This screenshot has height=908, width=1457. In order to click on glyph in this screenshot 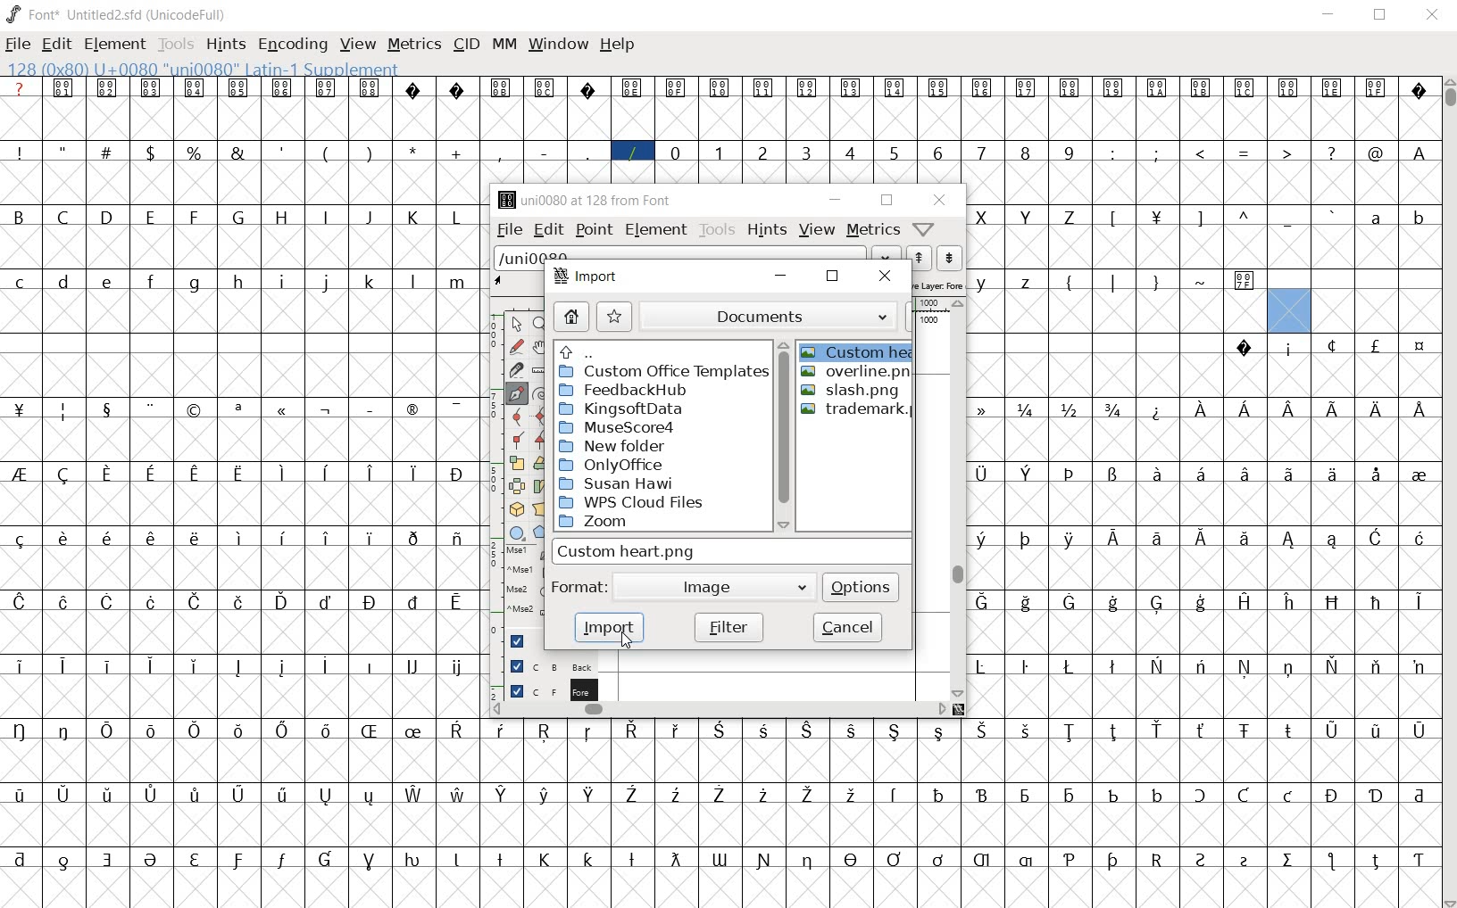, I will do `click(455, 475)`.